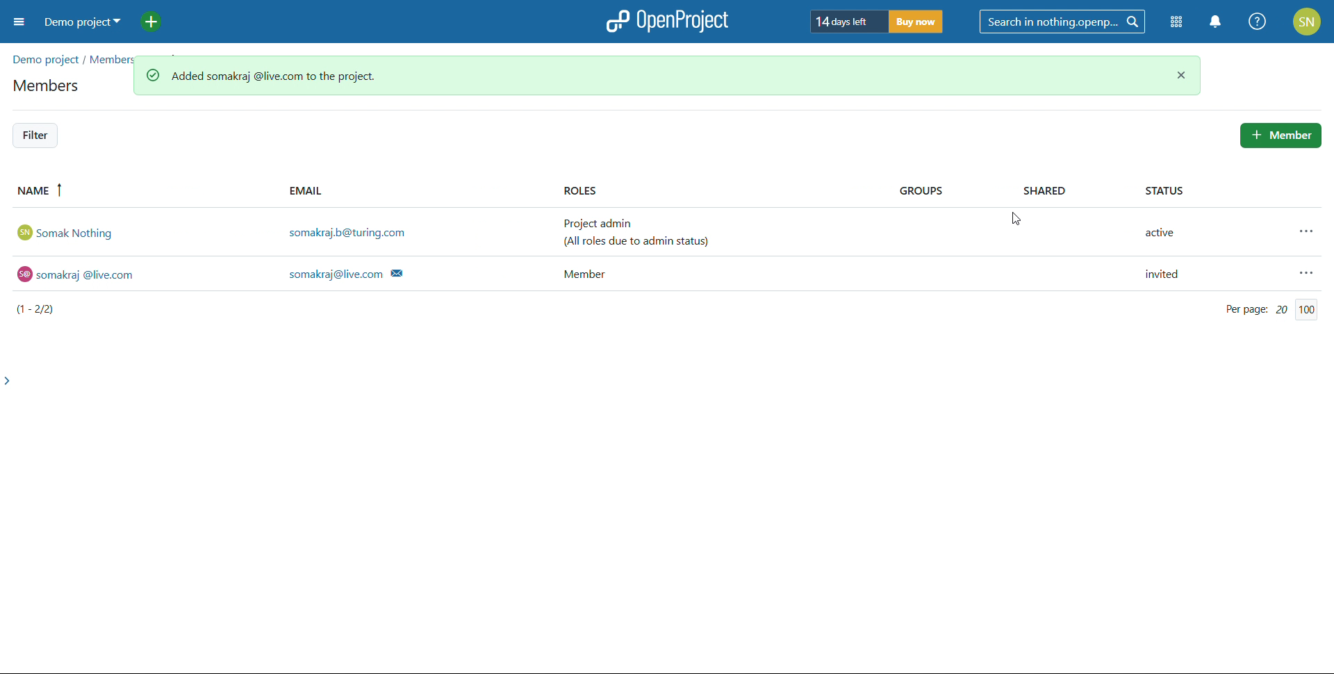  What do you see at coordinates (631, 233) in the screenshot?
I see `Project admin
(All roles due to admin status)` at bounding box center [631, 233].